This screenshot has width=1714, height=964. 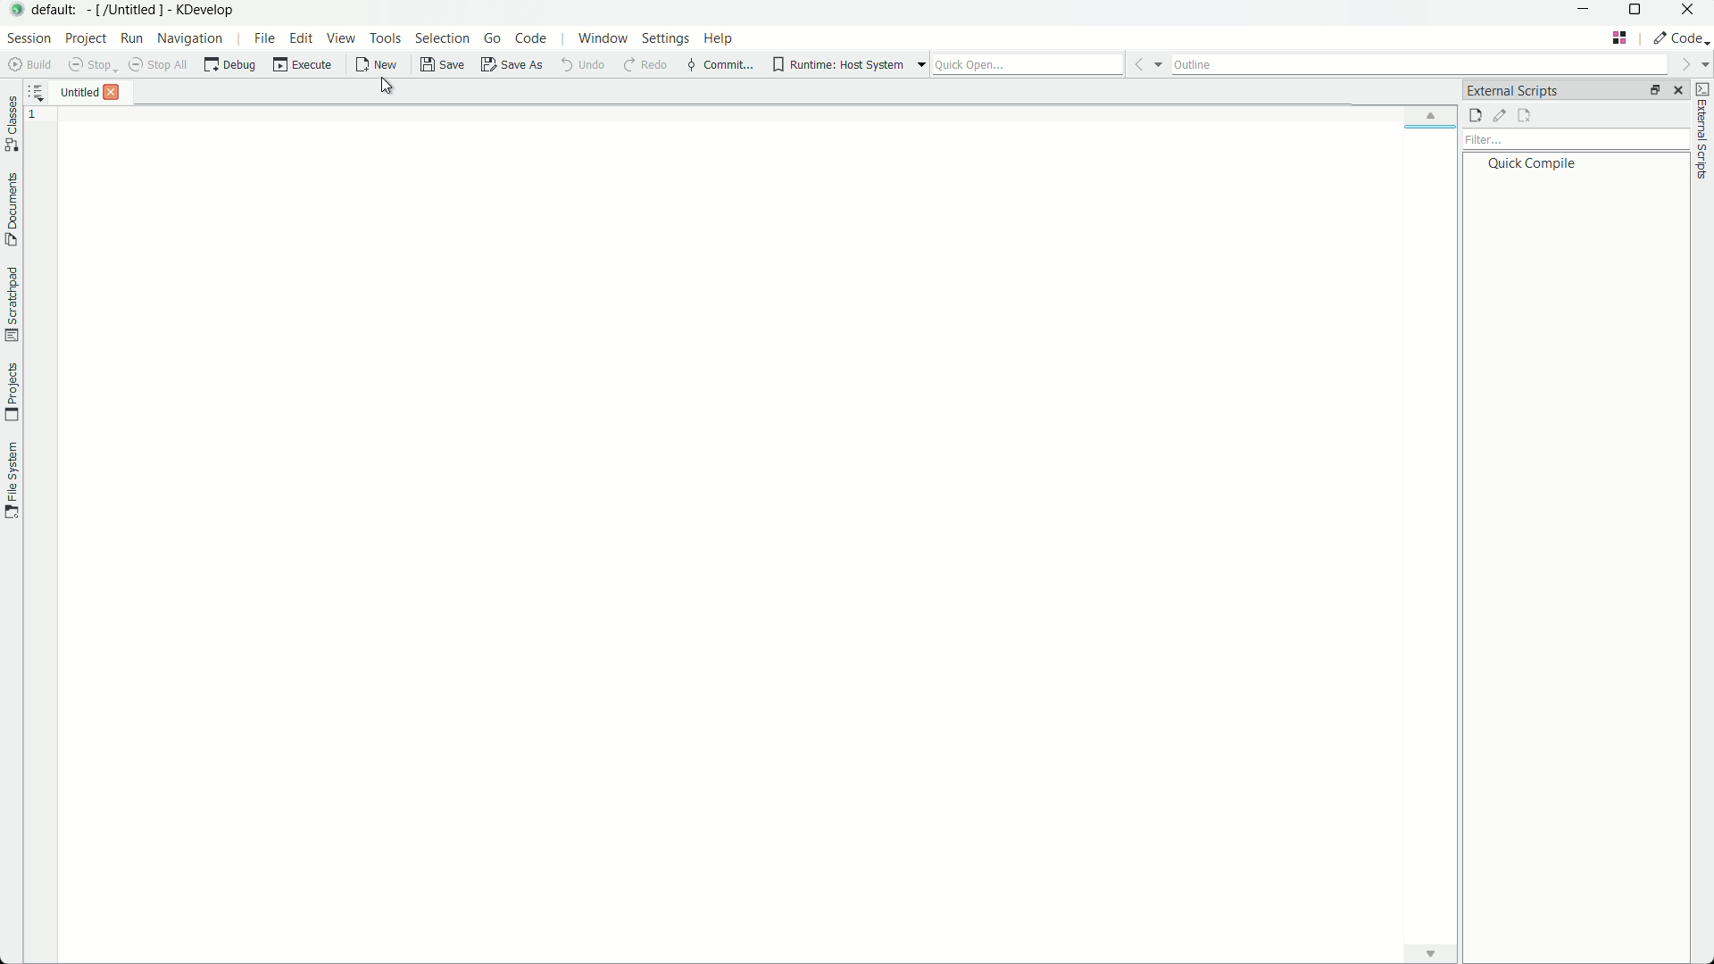 What do you see at coordinates (443, 37) in the screenshot?
I see `selection menu` at bounding box center [443, 37].